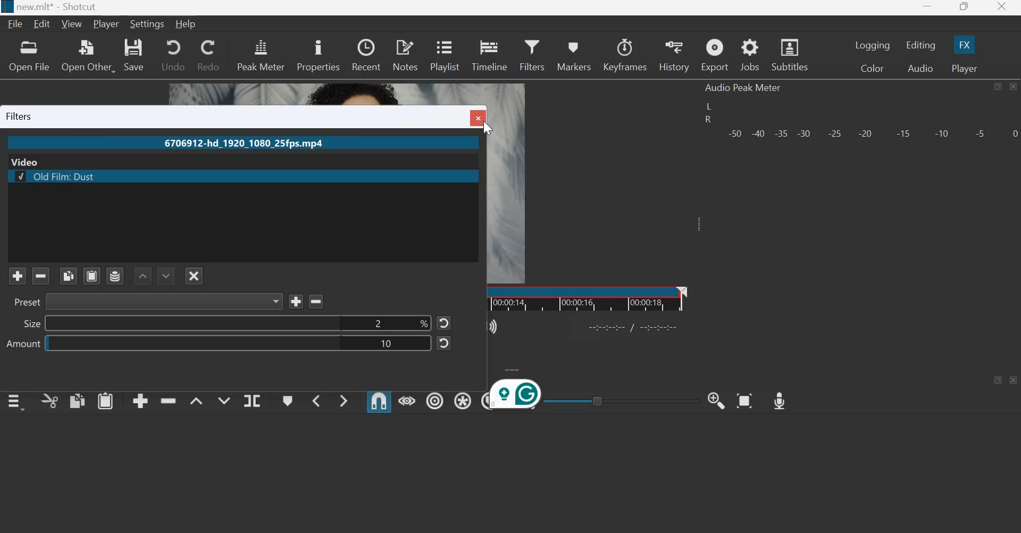 This screenshot has width=1021, height=533. What do you see at coordinates (379, 401) in the screenshot?
I see `Snap` at bounding box center [379, 401].